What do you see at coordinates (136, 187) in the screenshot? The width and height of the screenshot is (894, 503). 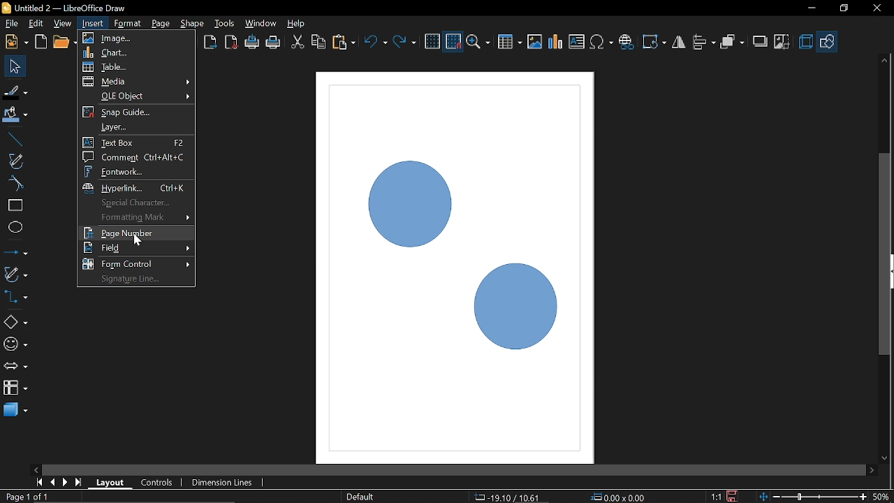 I see `Hyperlink` at bounding box center [136, 187].